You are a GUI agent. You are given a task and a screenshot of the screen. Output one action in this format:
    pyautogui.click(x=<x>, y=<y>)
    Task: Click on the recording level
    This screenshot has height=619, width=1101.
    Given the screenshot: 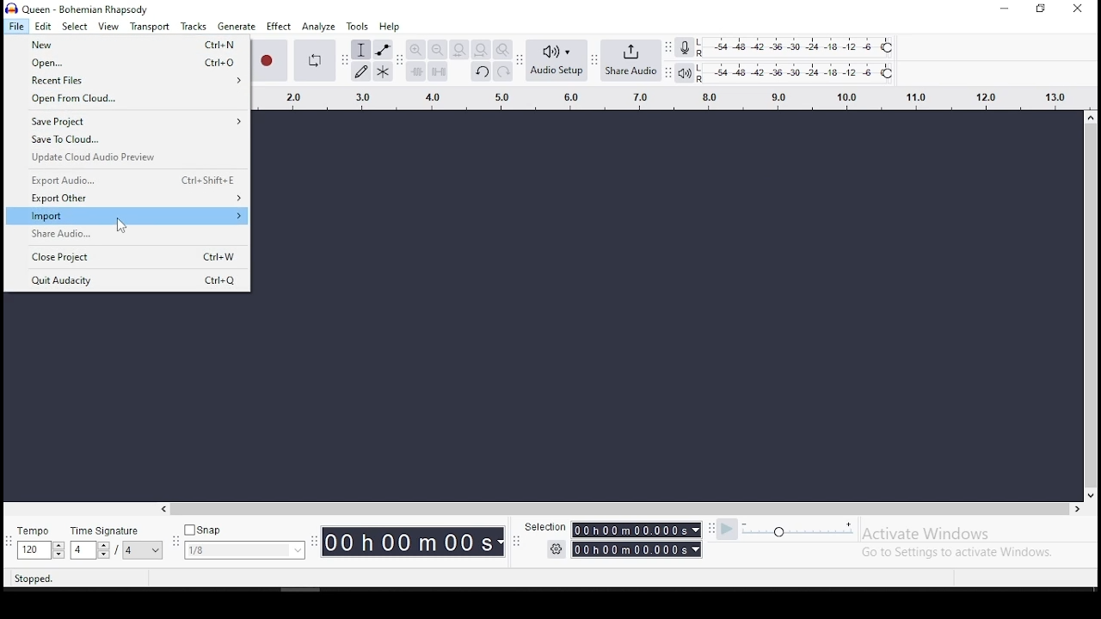 What is the action you would take?
    pyautogui.click(x=685, y=46)
    